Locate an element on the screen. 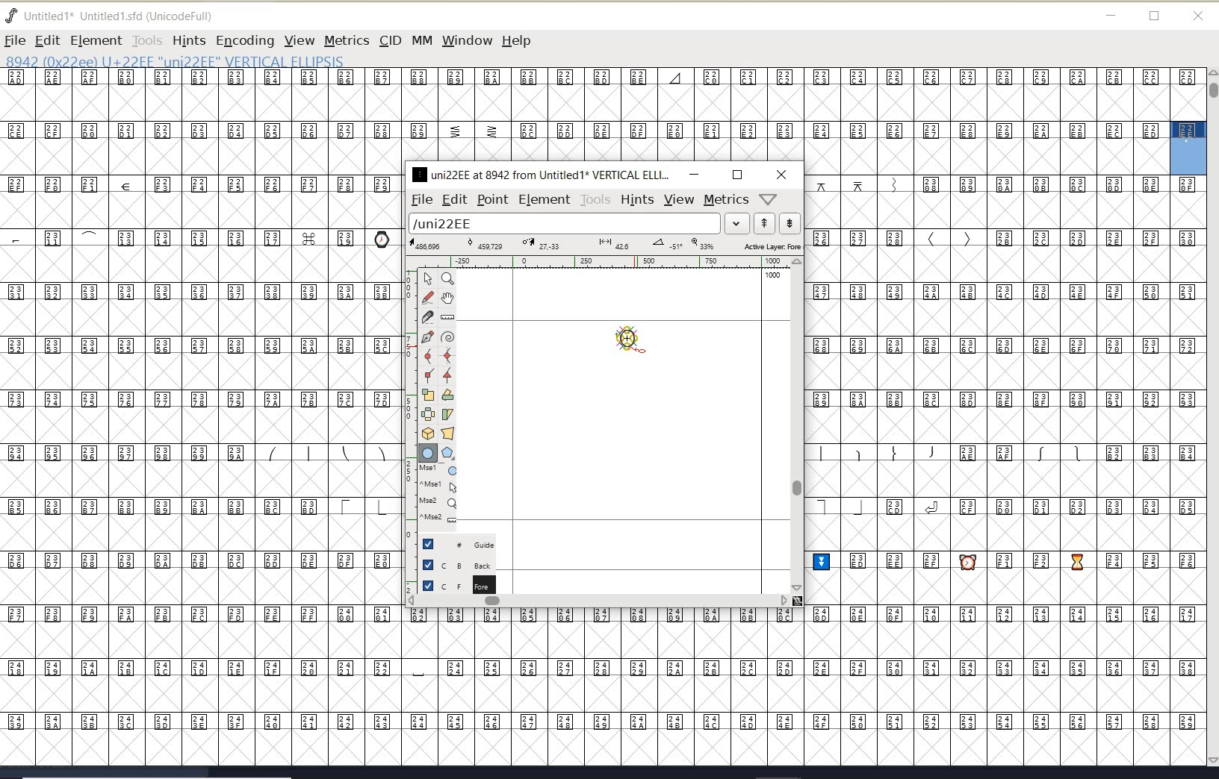  load word list is located at coordinates (576, 225).